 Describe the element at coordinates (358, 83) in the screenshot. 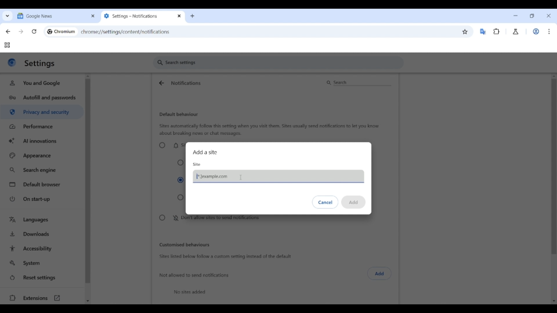

I see `Search notifications` at that location.